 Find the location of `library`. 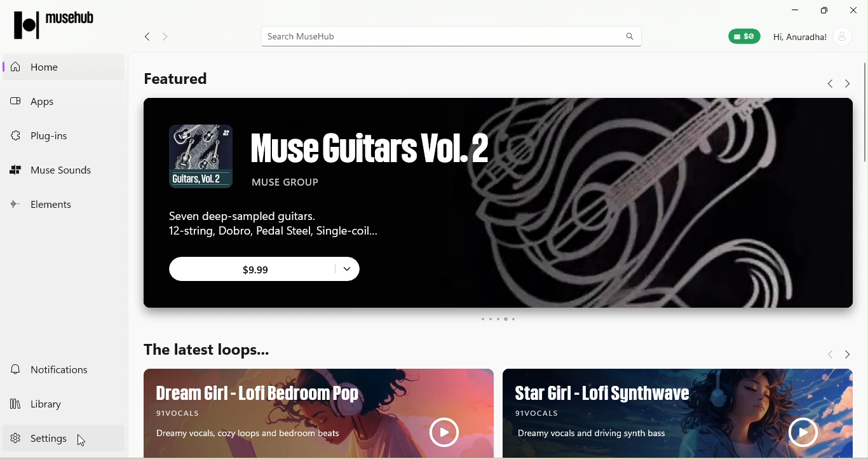

library is located at coordinates (58, 402).